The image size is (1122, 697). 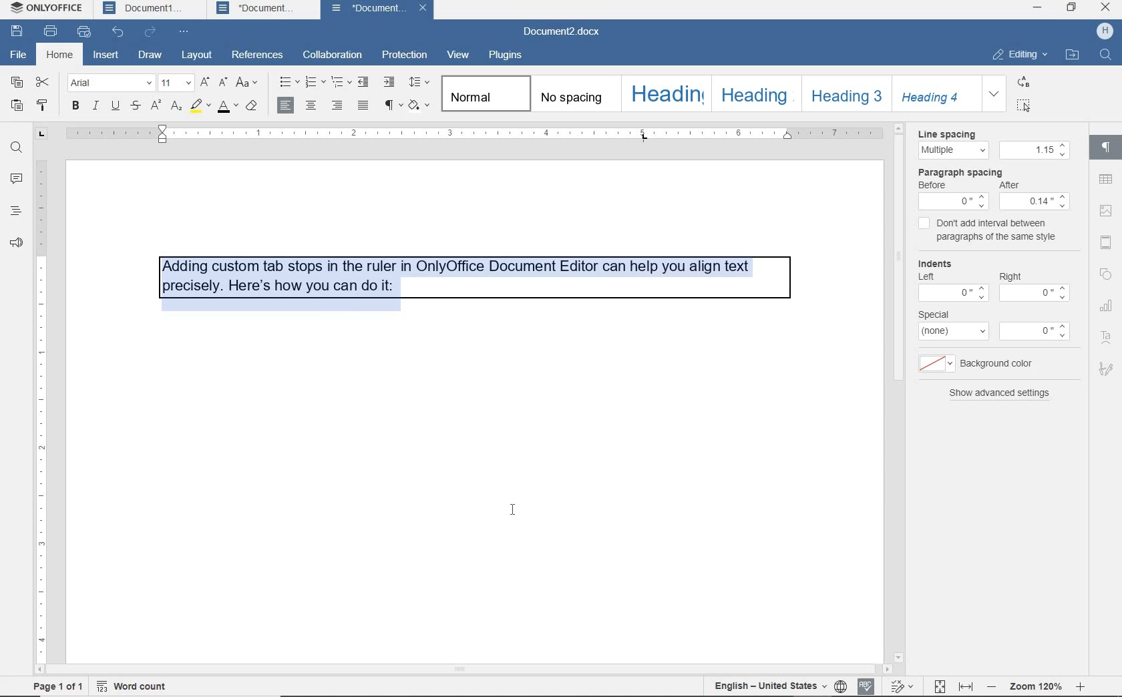 I want to click on insert, so click(x=106, y=56).